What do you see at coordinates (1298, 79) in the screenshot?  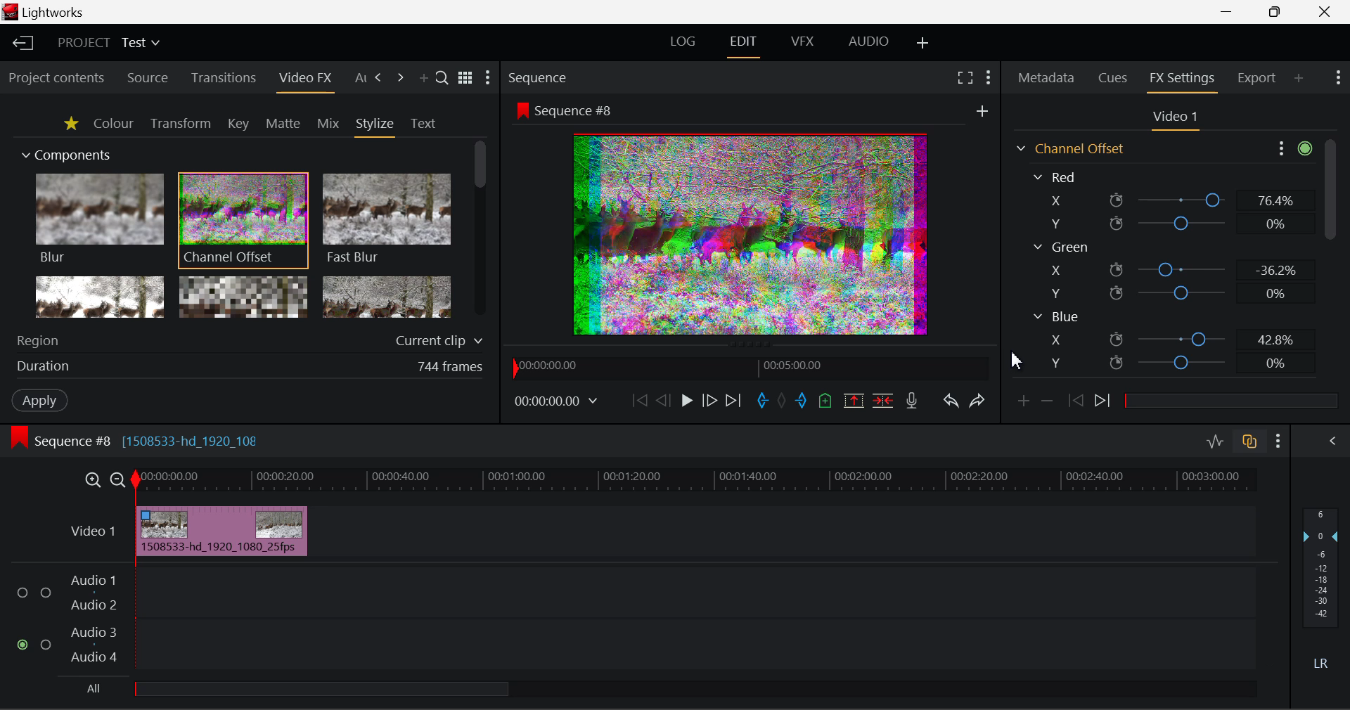 I see `Add Panel` at bounding box center [1298, 79].